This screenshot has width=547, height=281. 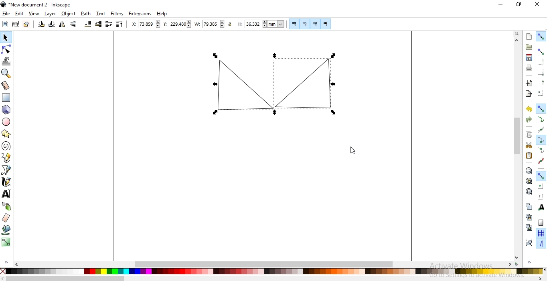 I want to click on create and edit gradients, so click(x=6, y=242).